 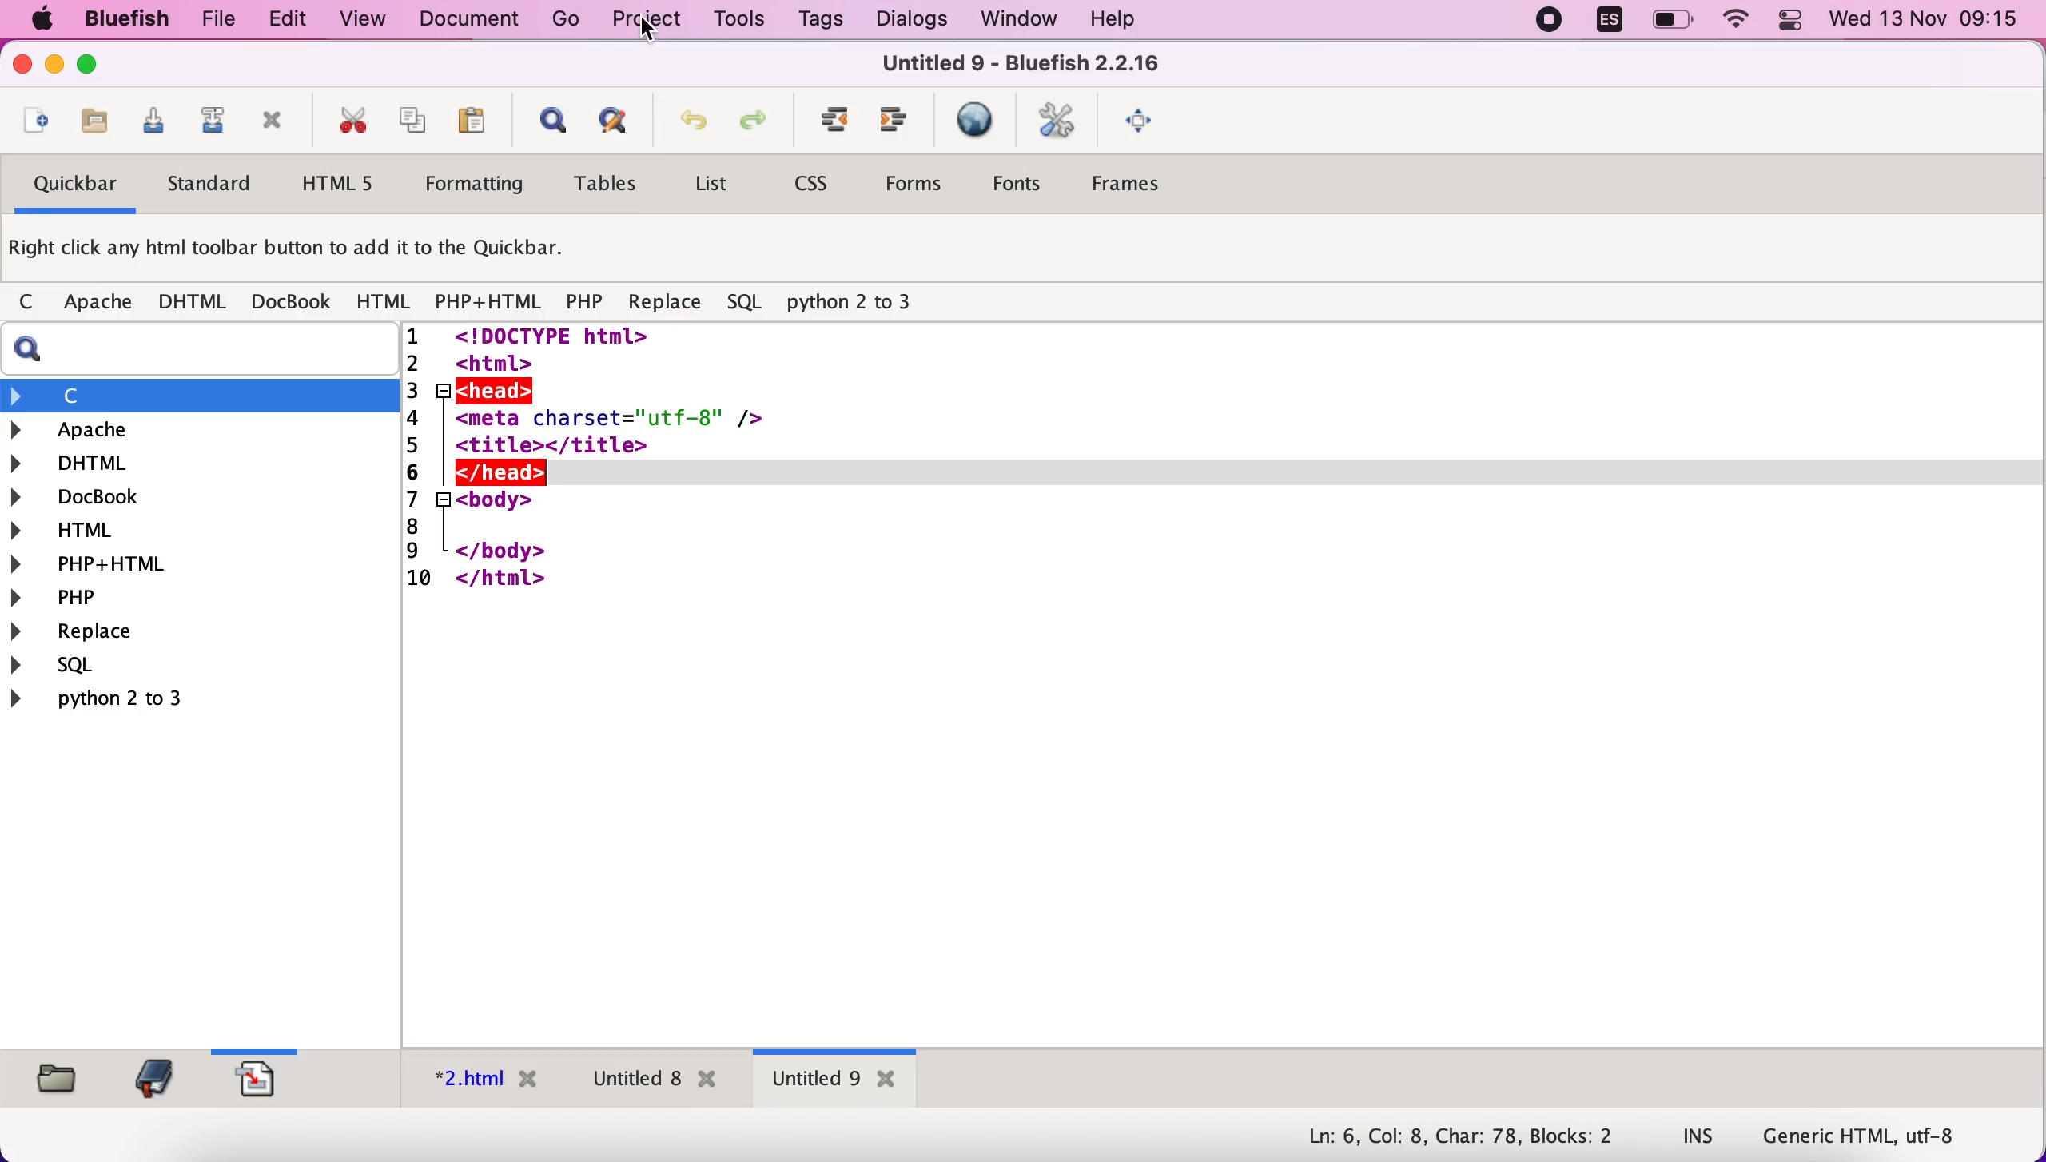 I want to click on dialogs, so click(x=906, y=19).